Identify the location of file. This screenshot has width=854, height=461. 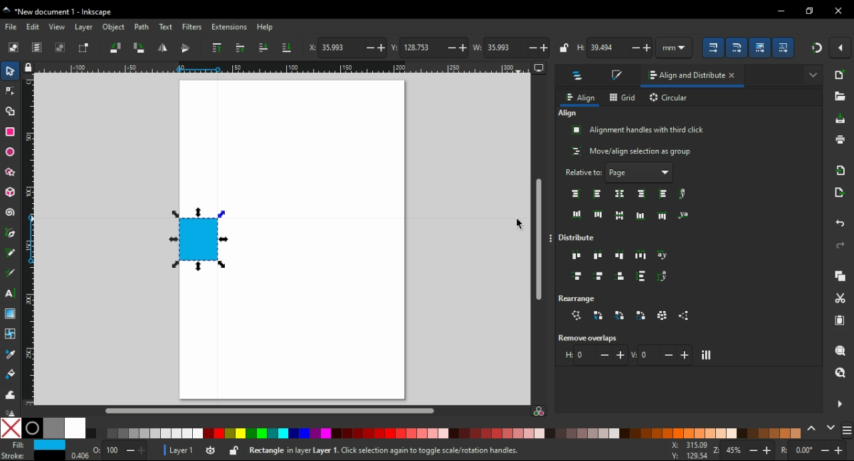
(13, 27).